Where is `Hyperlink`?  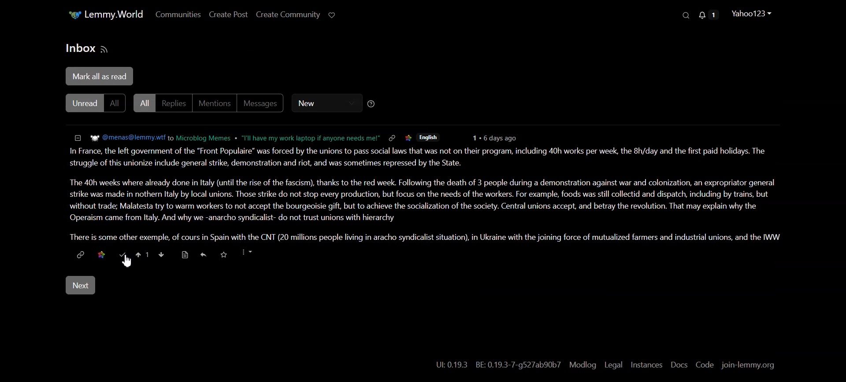
Hyperlink is located at coordinates (235, 138).